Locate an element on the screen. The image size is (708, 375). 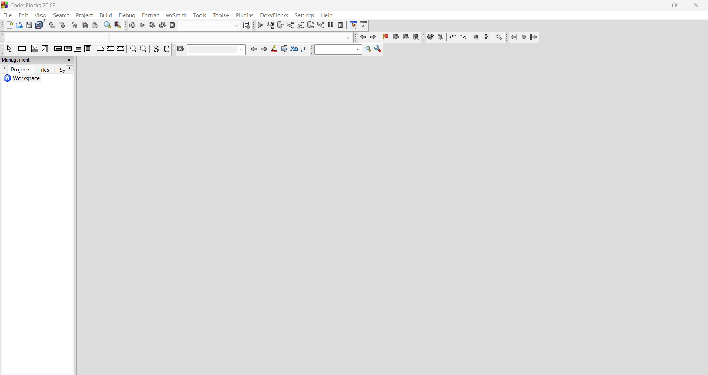
match case is located at coordinates (294, 50).